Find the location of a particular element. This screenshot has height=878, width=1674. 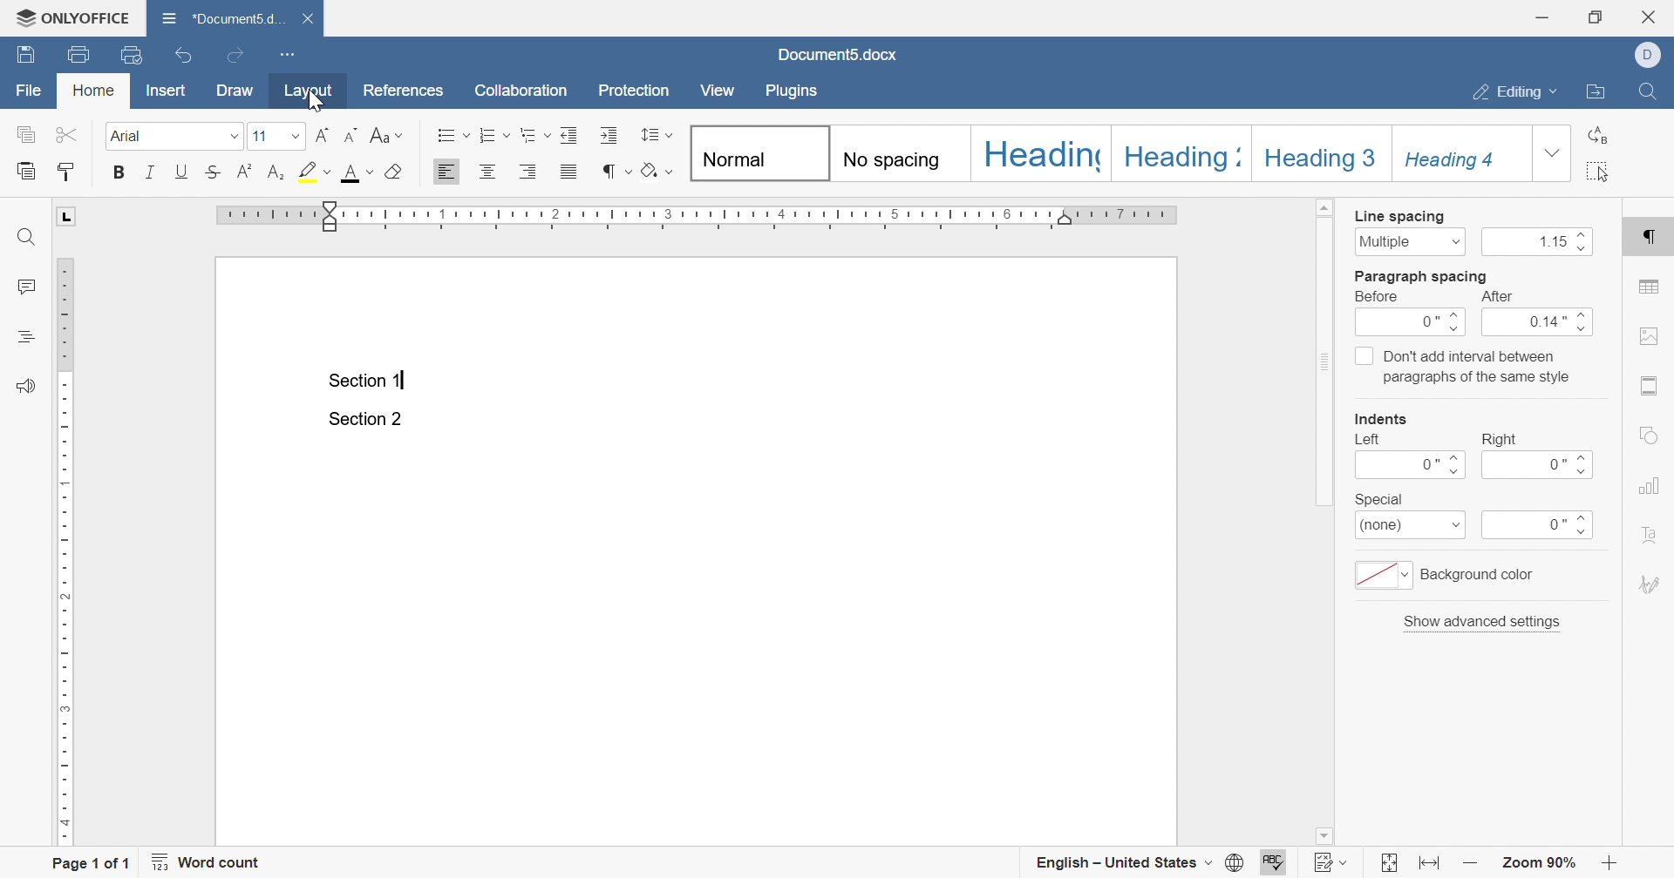

superscript is located at coordinates (245, 172).